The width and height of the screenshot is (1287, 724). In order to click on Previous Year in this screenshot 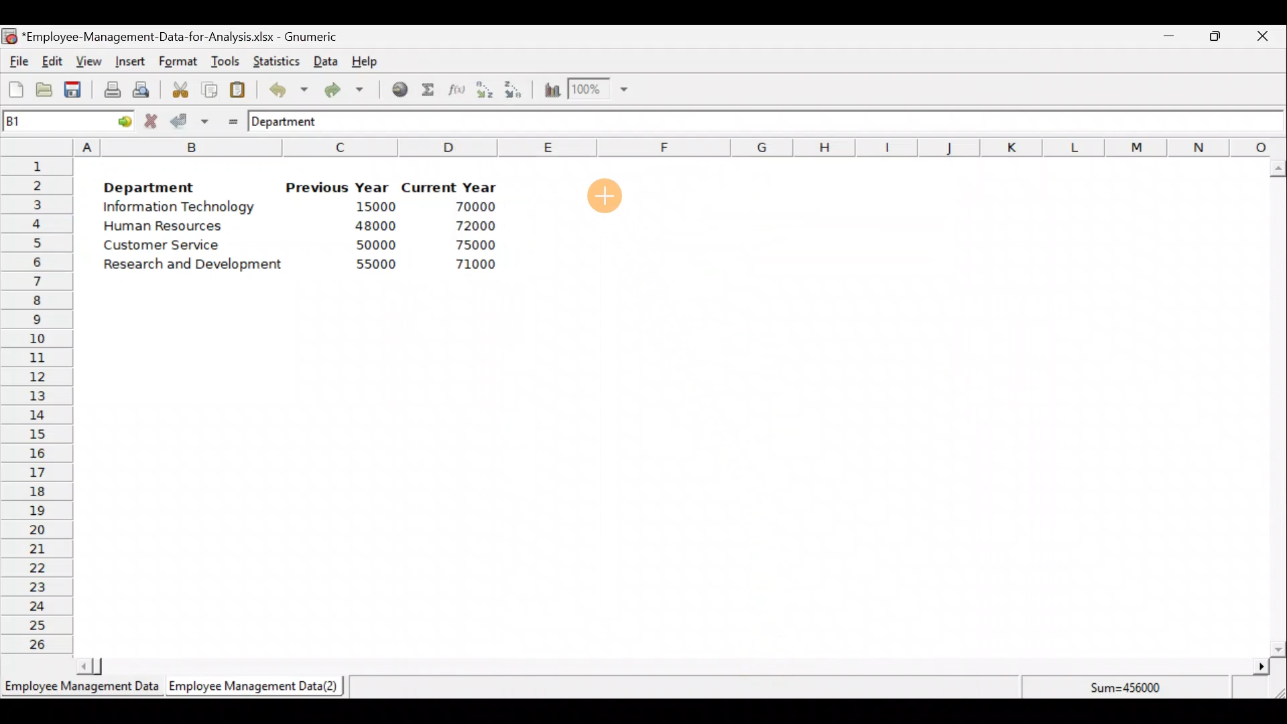, I will do `click(338, 188)`.